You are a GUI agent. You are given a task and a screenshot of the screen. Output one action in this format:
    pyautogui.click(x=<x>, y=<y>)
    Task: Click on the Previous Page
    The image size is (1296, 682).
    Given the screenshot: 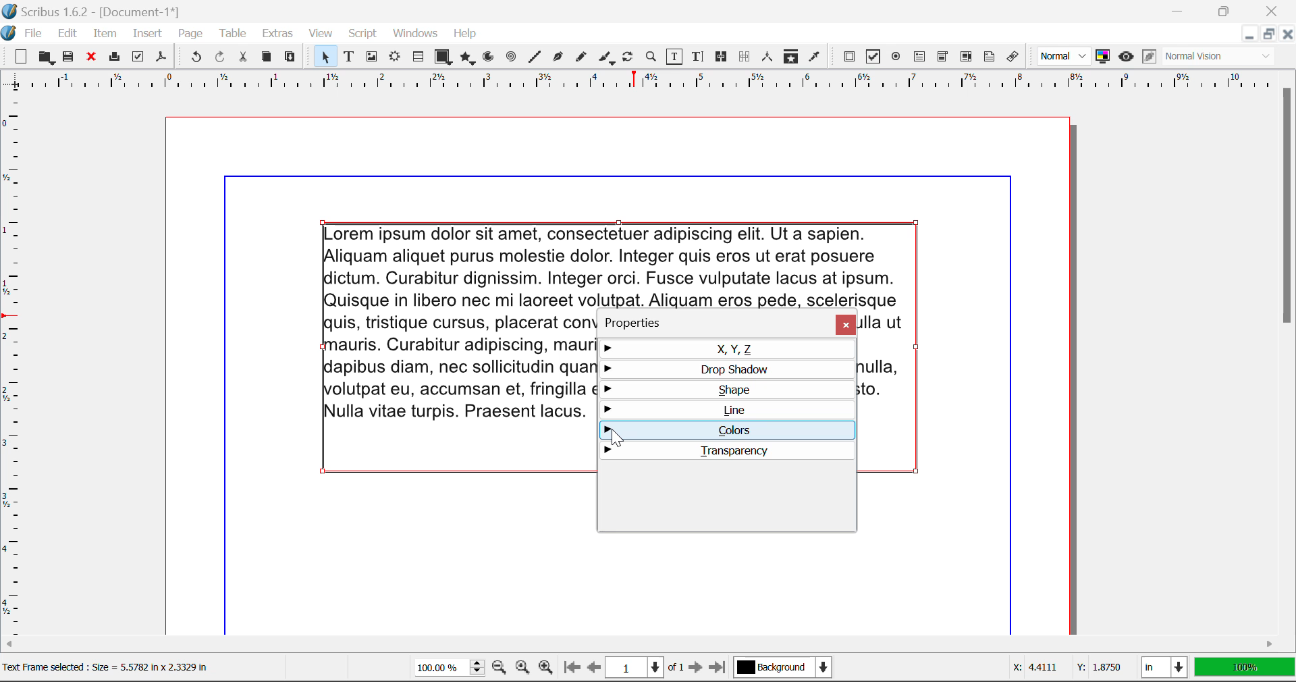 What is the action you would take?
    pyautogui.click(x=594, y=669)
    